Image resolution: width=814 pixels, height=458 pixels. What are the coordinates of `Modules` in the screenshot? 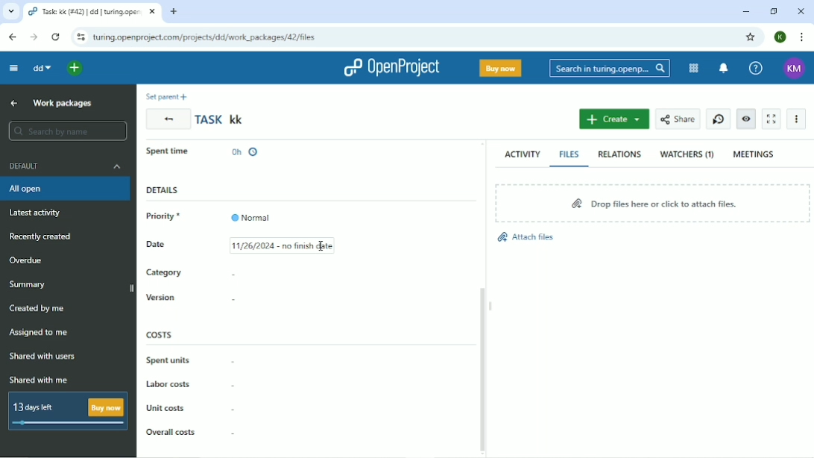 It's located at (692, 69).